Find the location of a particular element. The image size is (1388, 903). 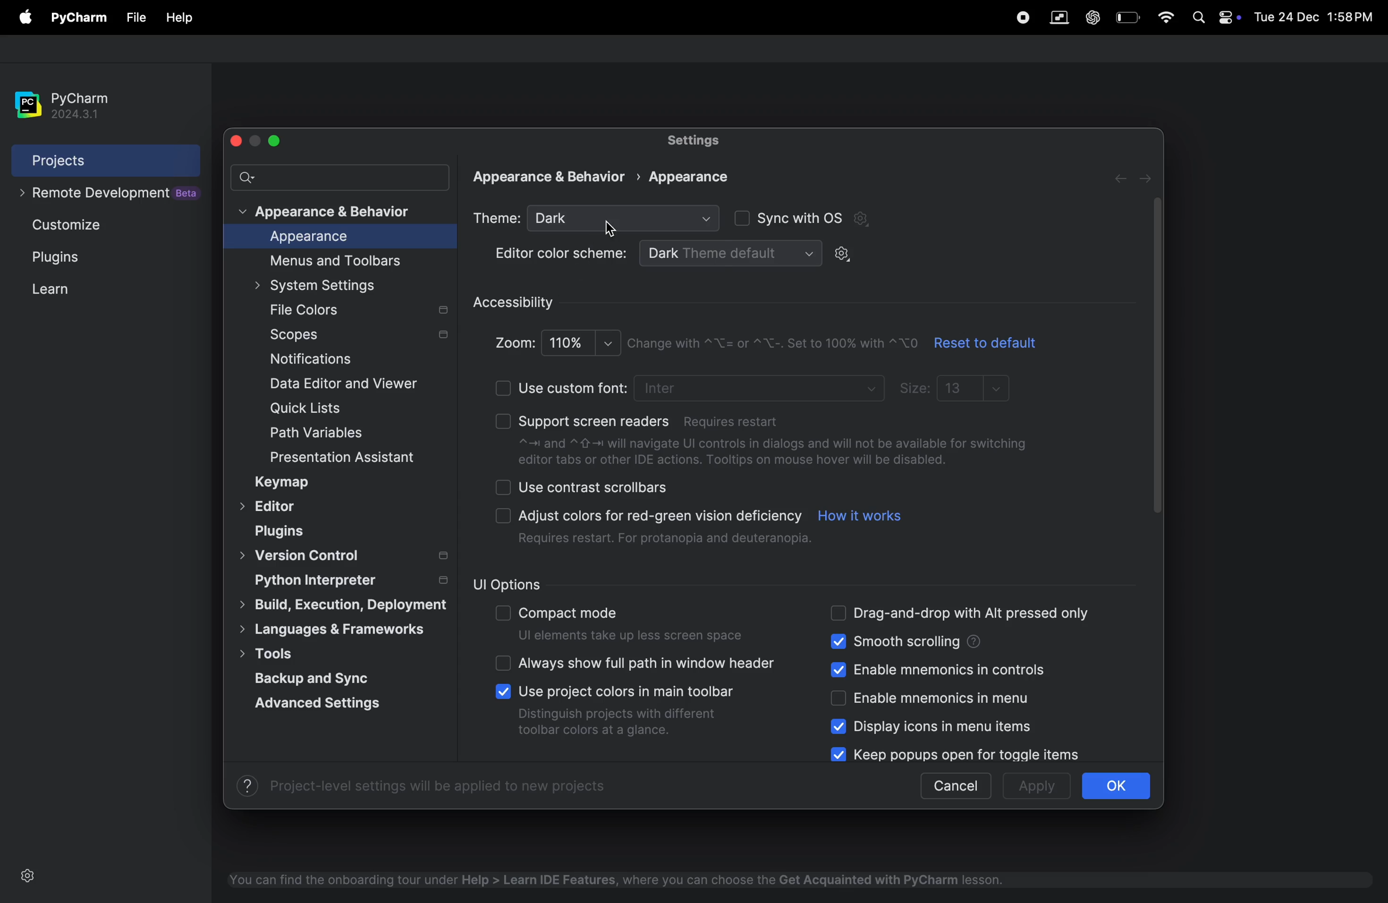

checkboxes is located at coordinates (501, 519).